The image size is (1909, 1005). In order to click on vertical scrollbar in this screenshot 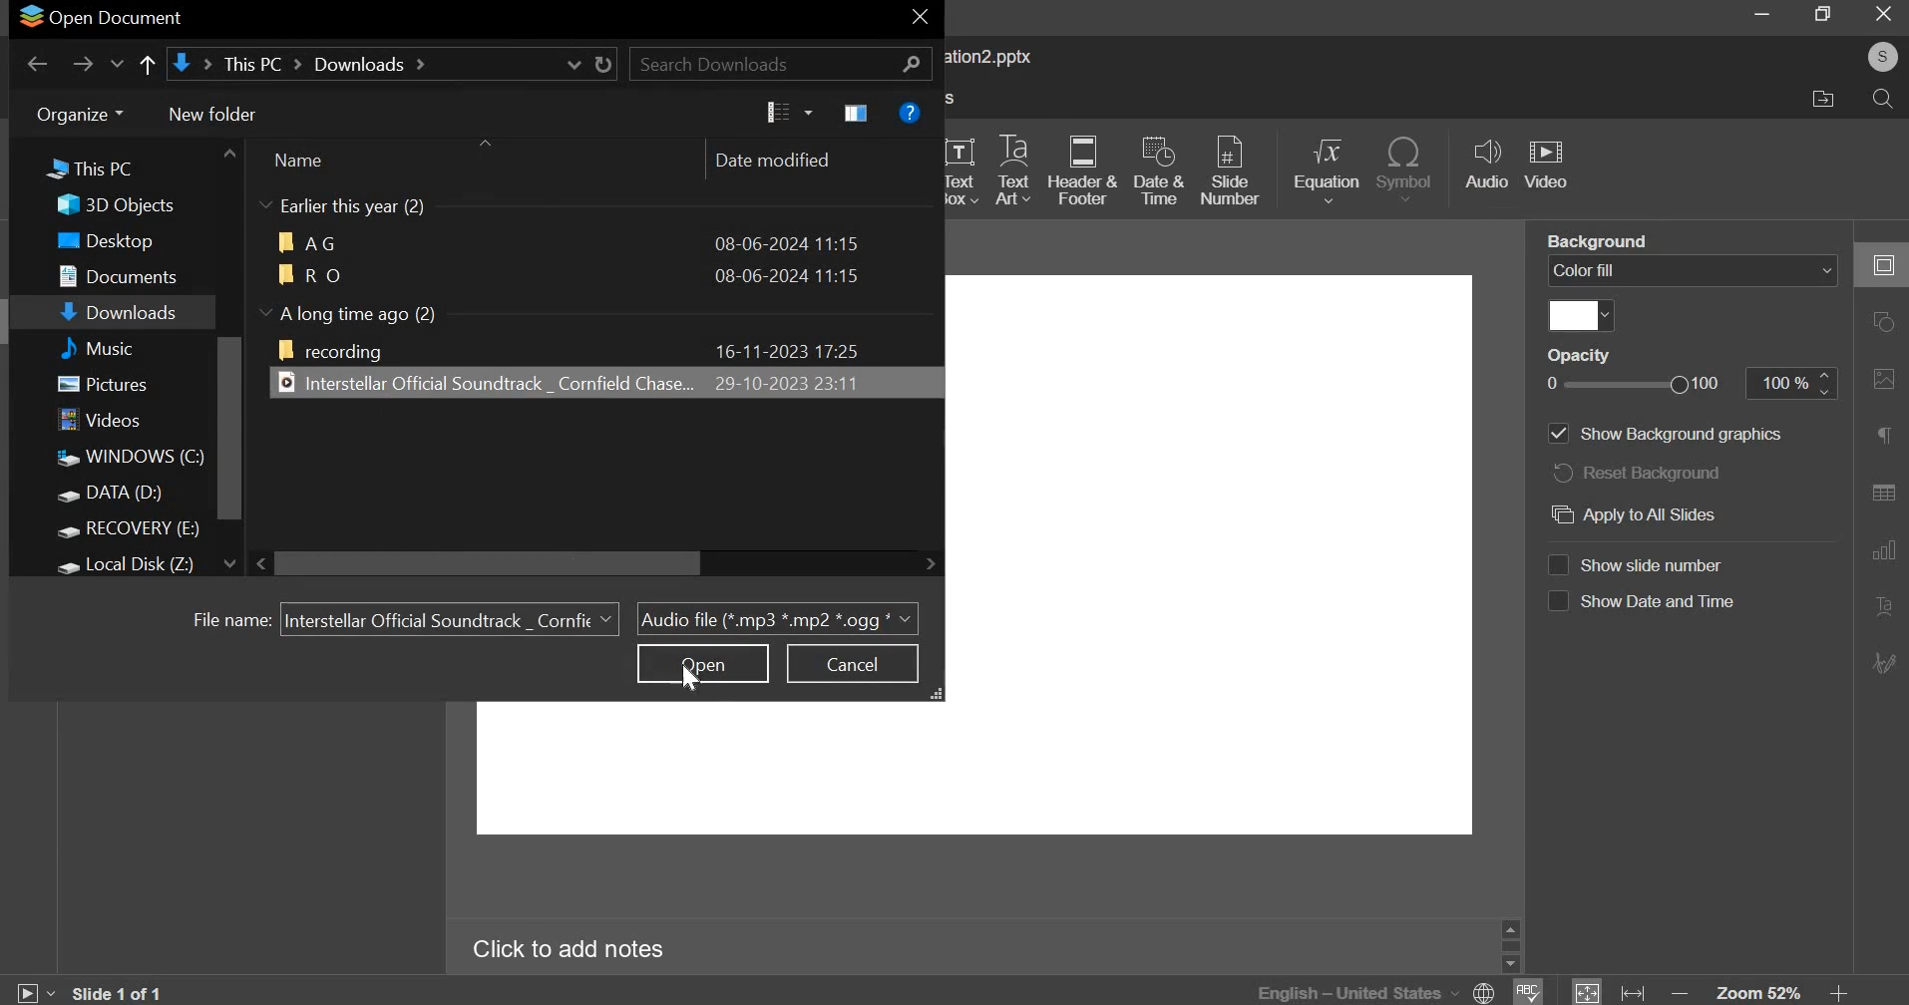, I will do `click(229, 429)`.